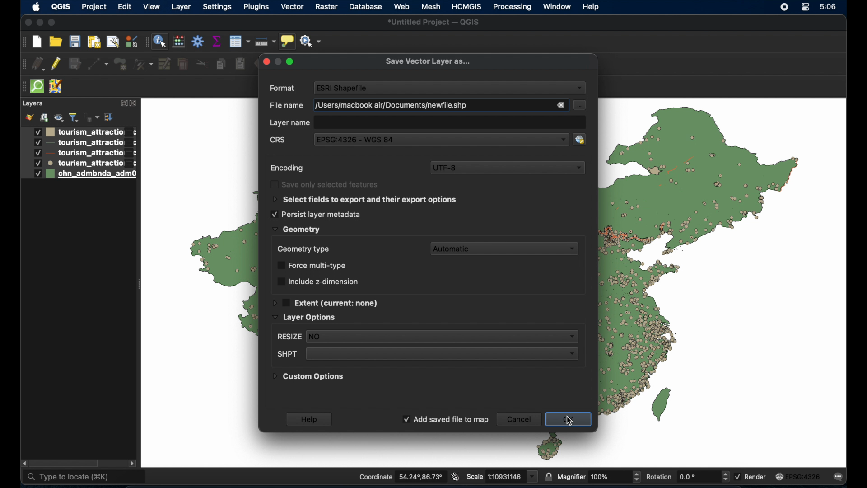 The image size is (867, 488). What do you see at coordinates (311, 40) in the screenshot?
I see `no action selected` at bounding box center [311, 40].